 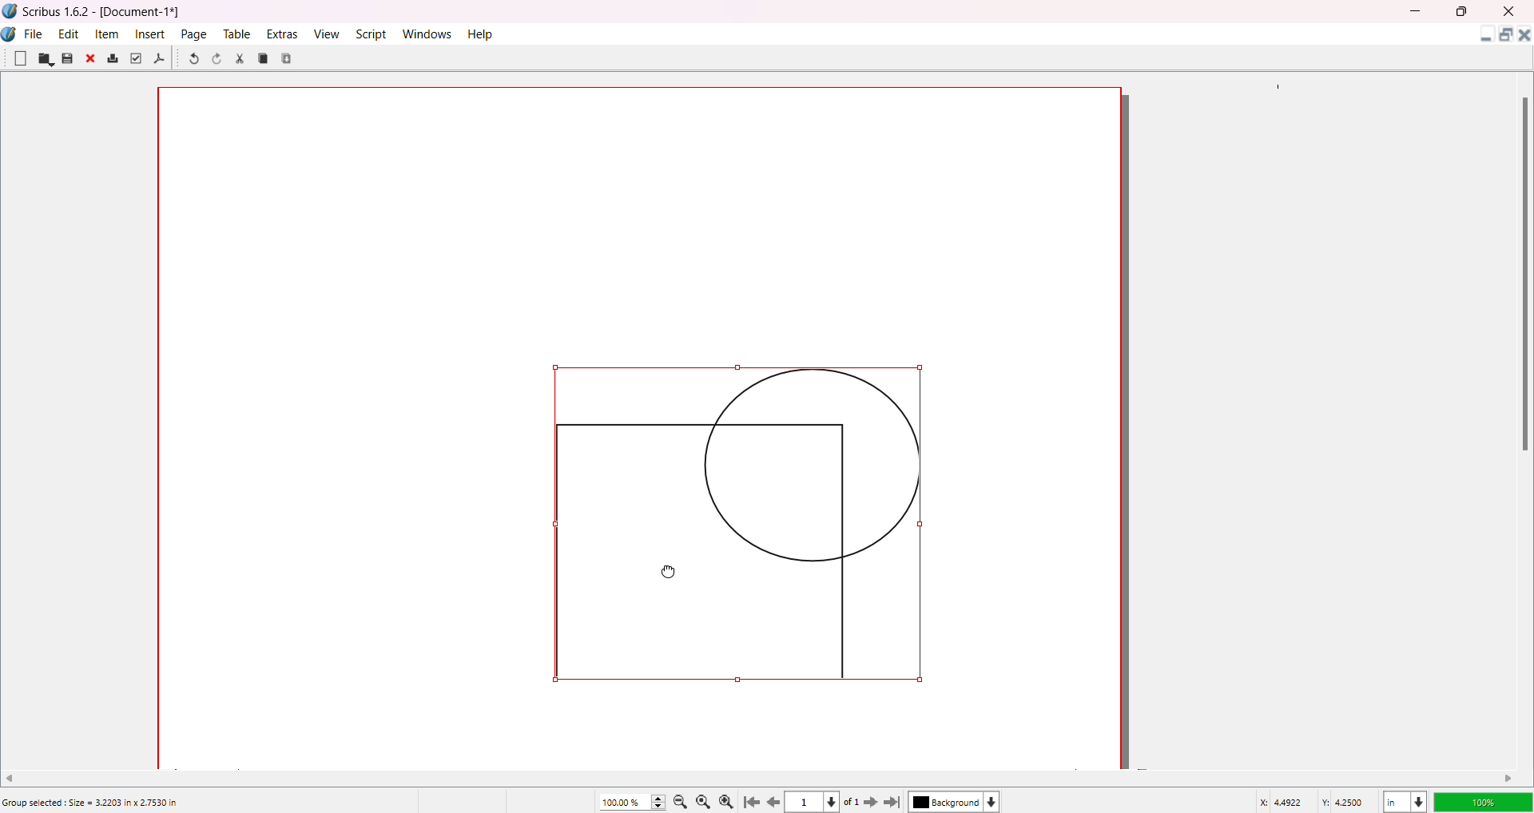 I want to click on Zoom Increase/Decrease, so click(x=661, y=799).